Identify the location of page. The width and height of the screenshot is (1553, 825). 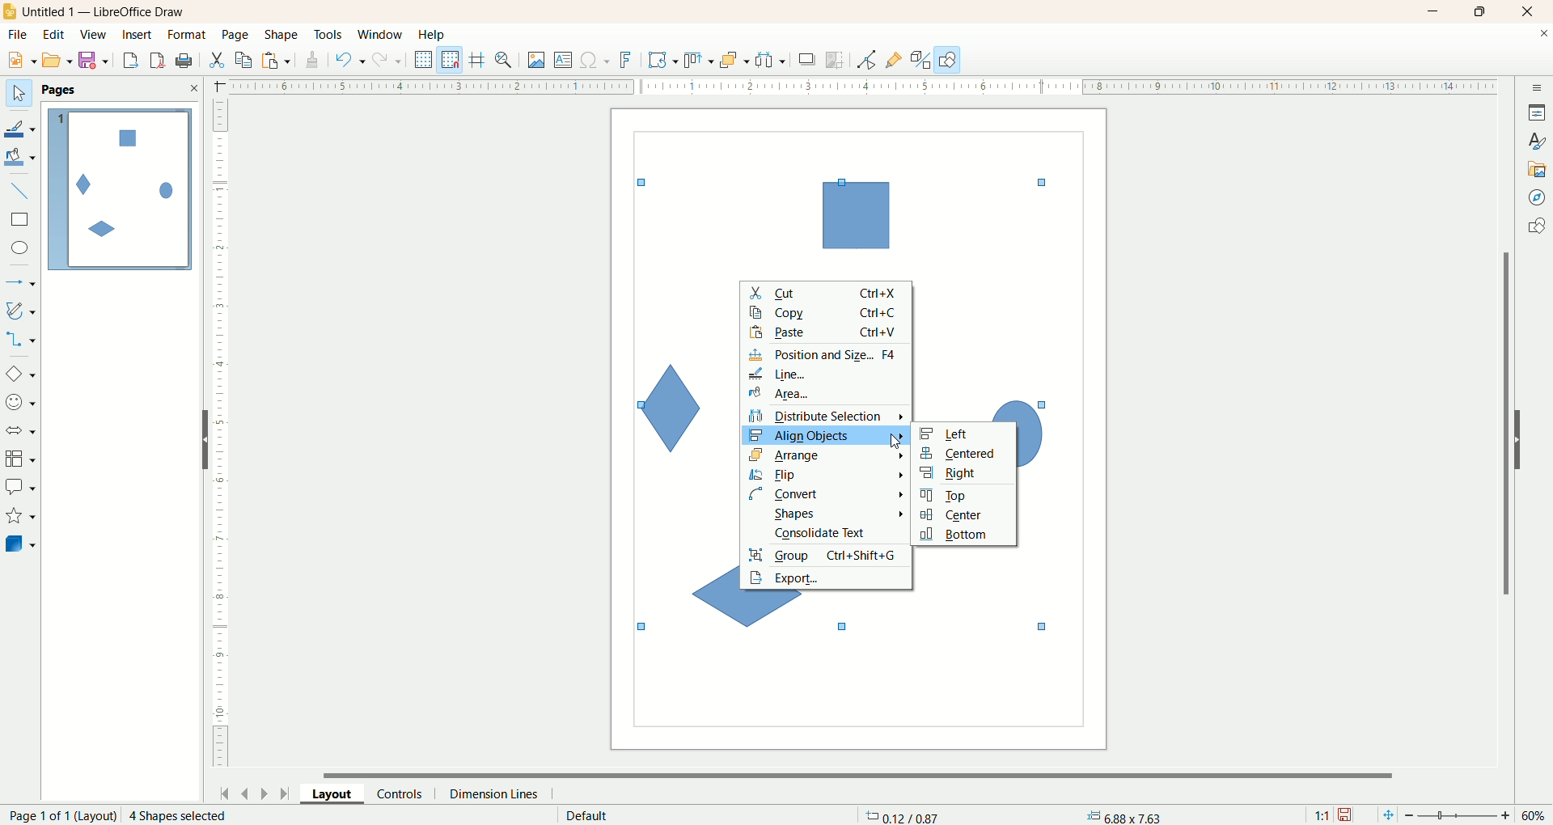
(237, 34).